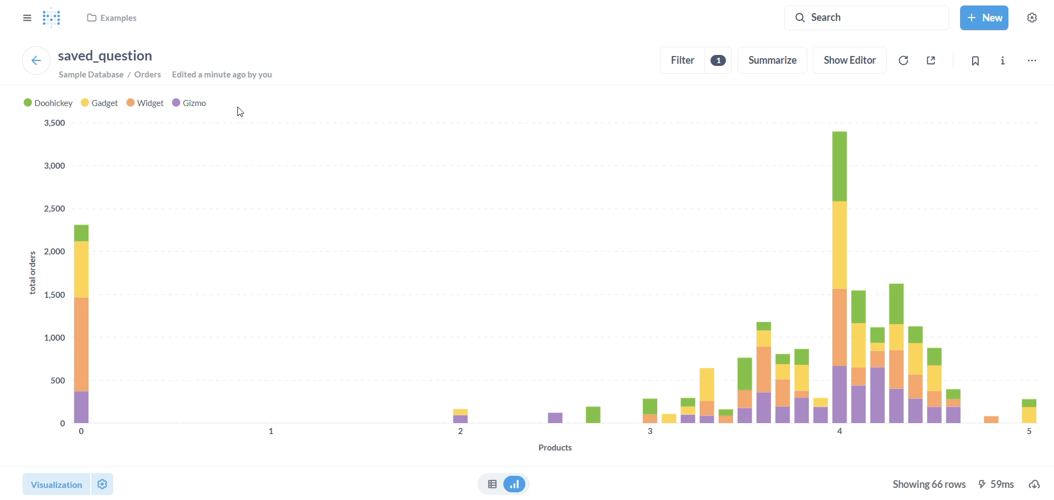 This screenshot has width=1054, height=500. Describe the element at coordinates (838, 18) in the screenshot. I see `search` at that location.